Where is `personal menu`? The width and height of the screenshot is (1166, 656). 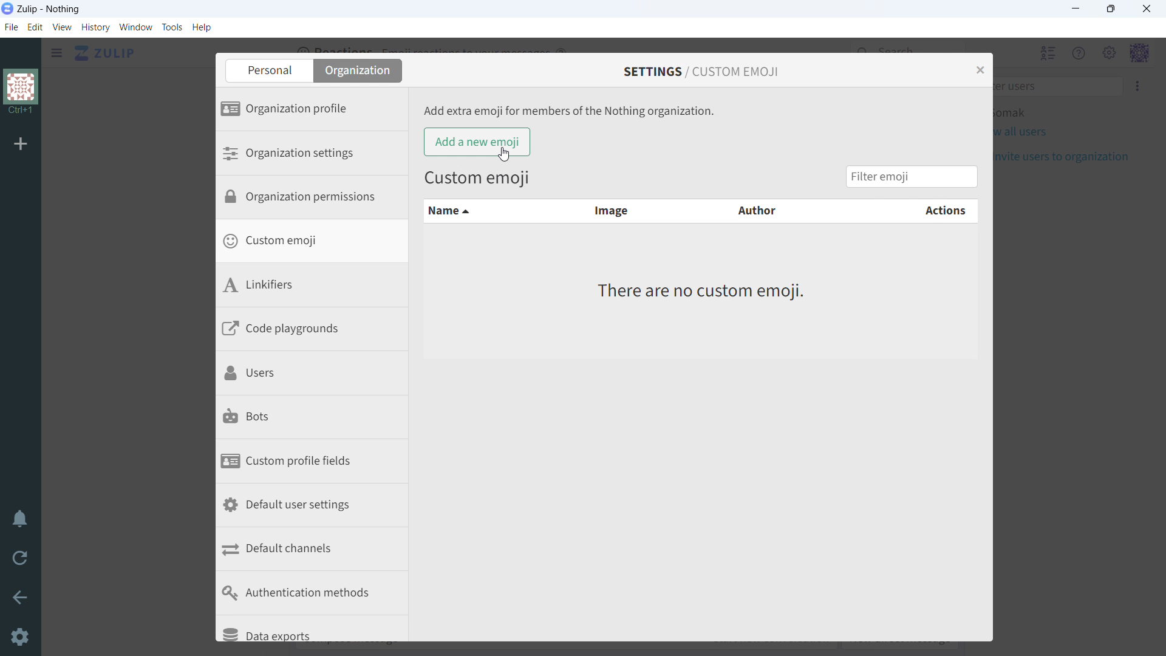
personal menu is located at coordinates (1139, 53).